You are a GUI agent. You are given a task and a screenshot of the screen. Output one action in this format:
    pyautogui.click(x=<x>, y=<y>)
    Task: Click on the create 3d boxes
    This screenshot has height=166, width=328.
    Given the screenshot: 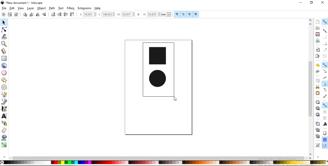 What is the action you would take?
    pyautogui.click(x=5, y=66)
    